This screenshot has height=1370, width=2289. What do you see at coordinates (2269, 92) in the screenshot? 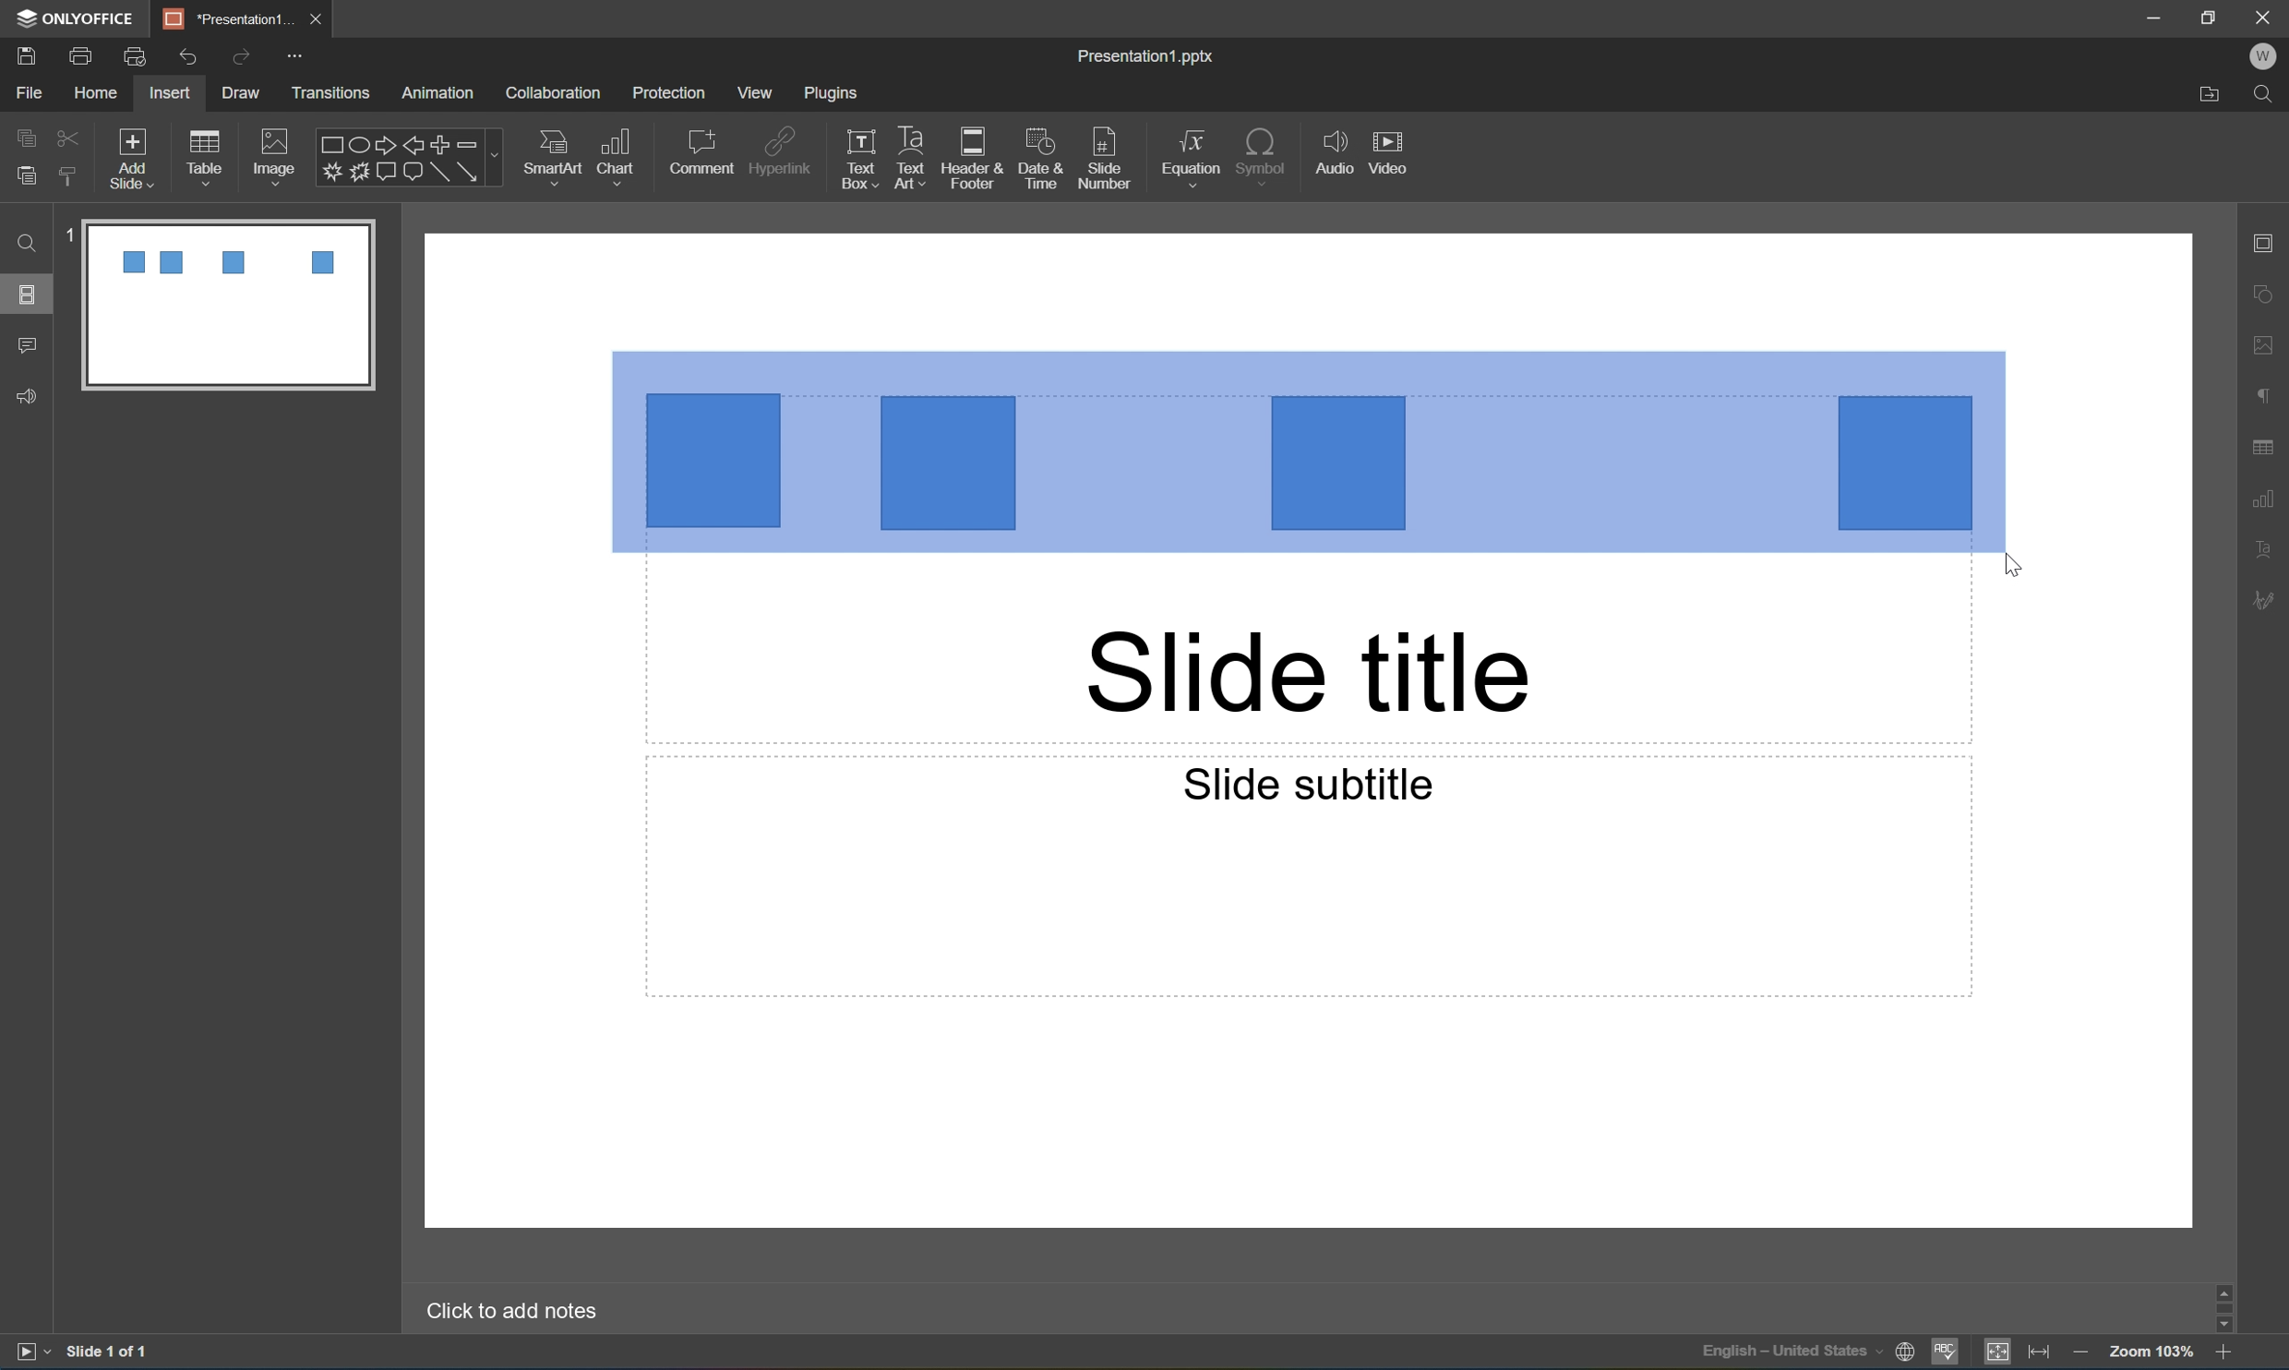
I see `Find` at bounding box center [2269, 92].